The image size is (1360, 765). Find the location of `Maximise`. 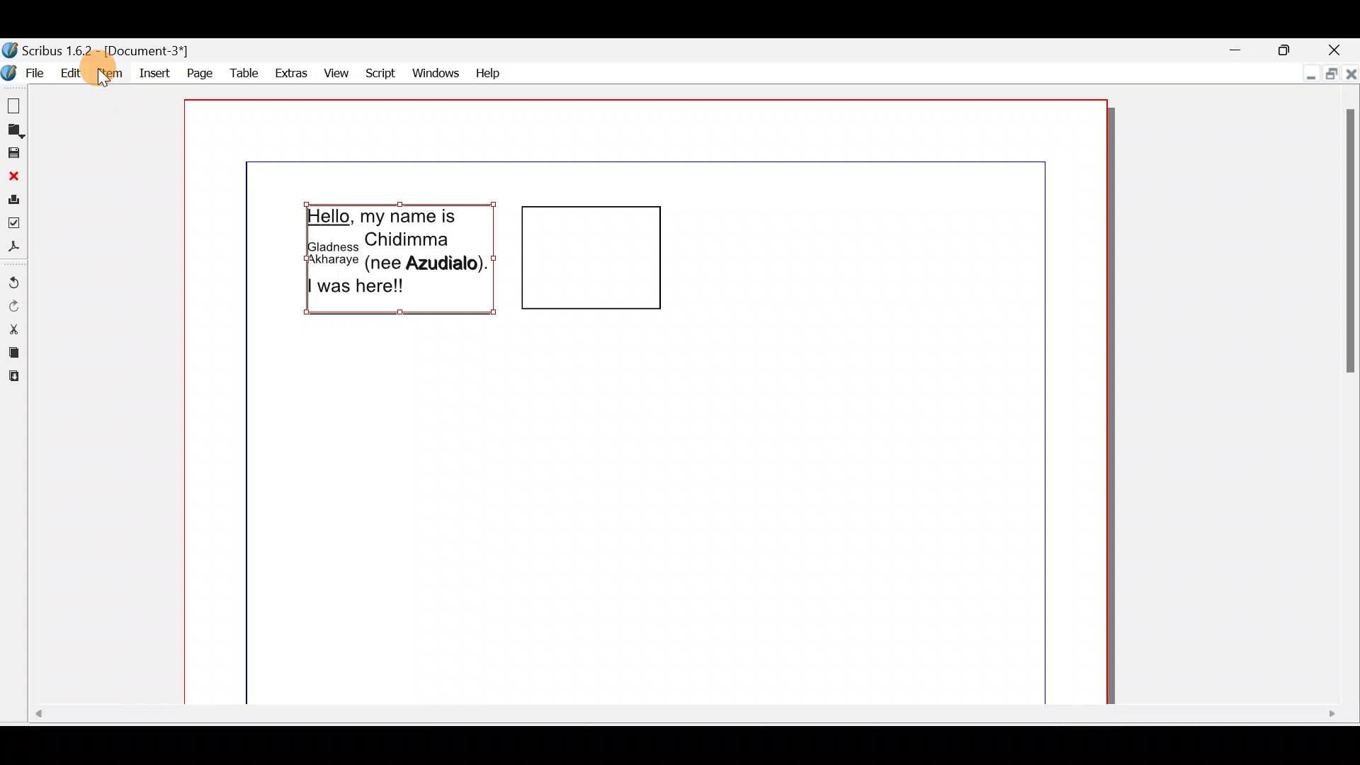

Maximise is located at coordinates (1328, 73).